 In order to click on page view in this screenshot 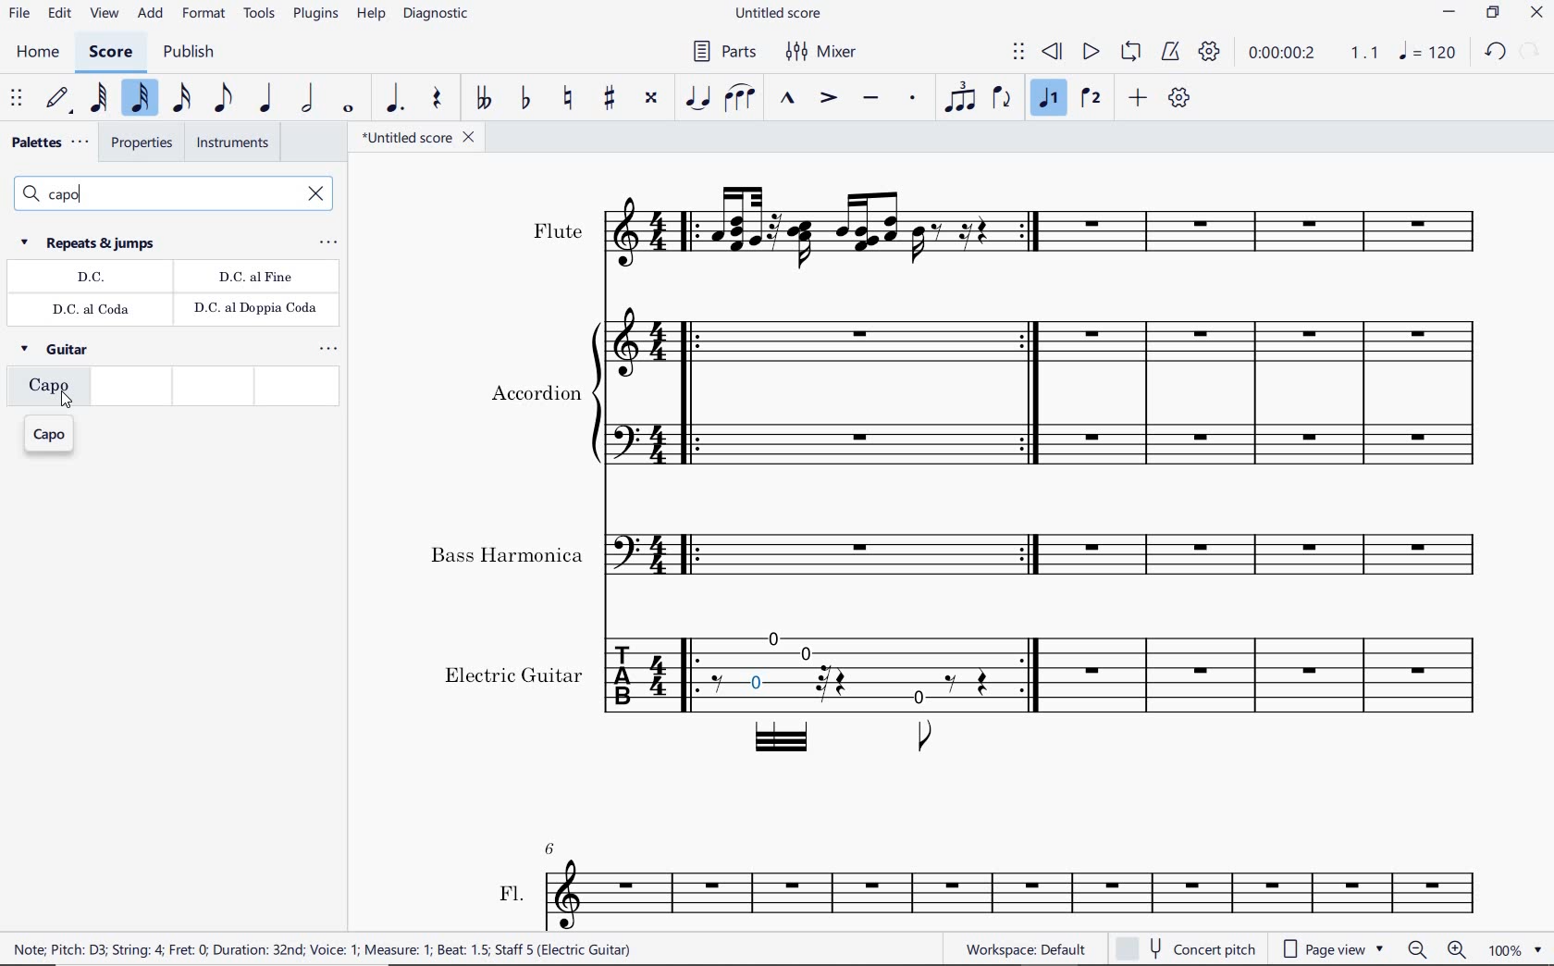, I will do `click(1331, 948)`.